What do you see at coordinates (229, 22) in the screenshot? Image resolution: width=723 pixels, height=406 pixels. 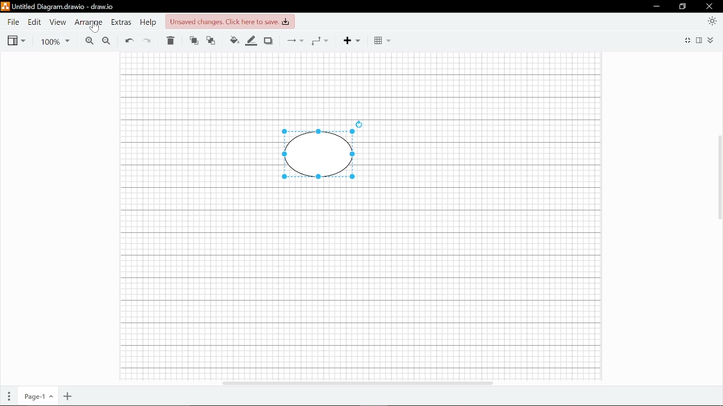 I see `Unsaved images, click here to save` at bounding box center [229, 22].